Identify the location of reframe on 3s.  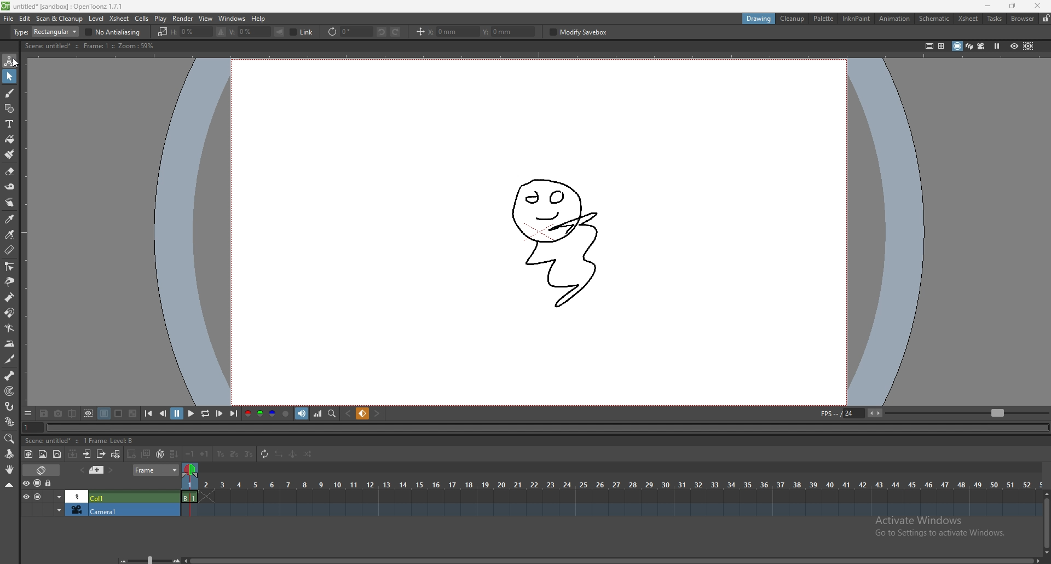
(247, 454).